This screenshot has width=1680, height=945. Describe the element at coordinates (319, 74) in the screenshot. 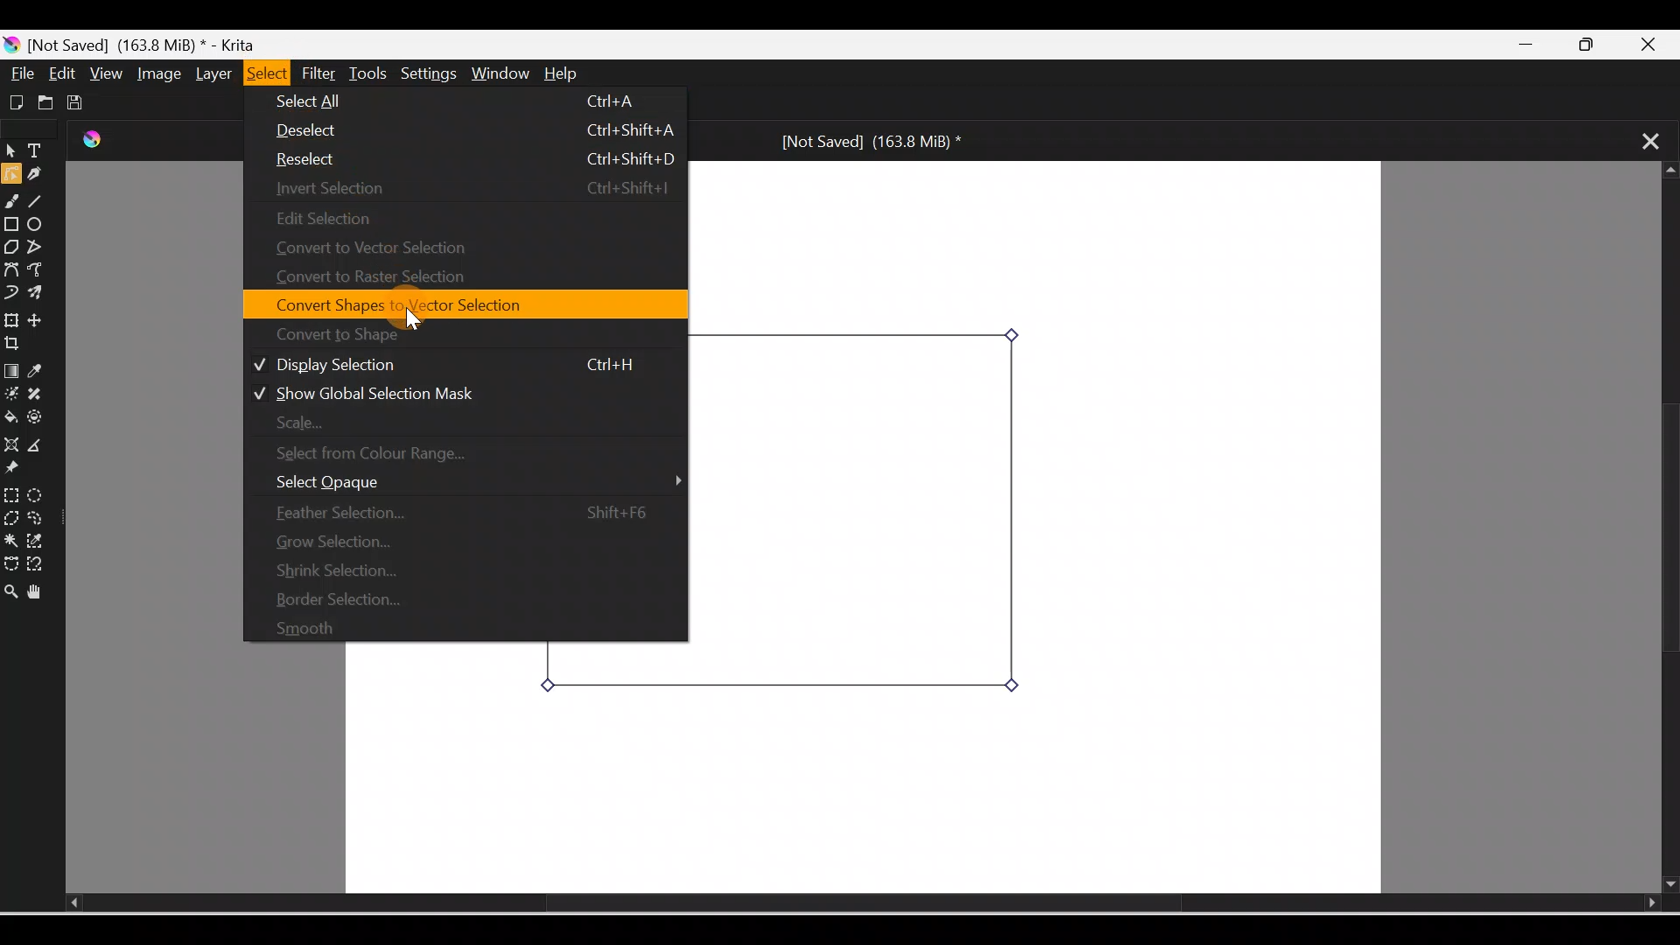

I see `Filter` at that location.